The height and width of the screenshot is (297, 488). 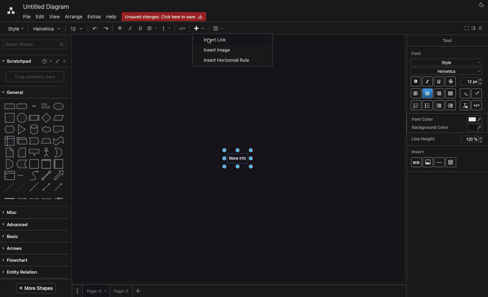 I want to click on Draw.io, so click(x=7, y=12).